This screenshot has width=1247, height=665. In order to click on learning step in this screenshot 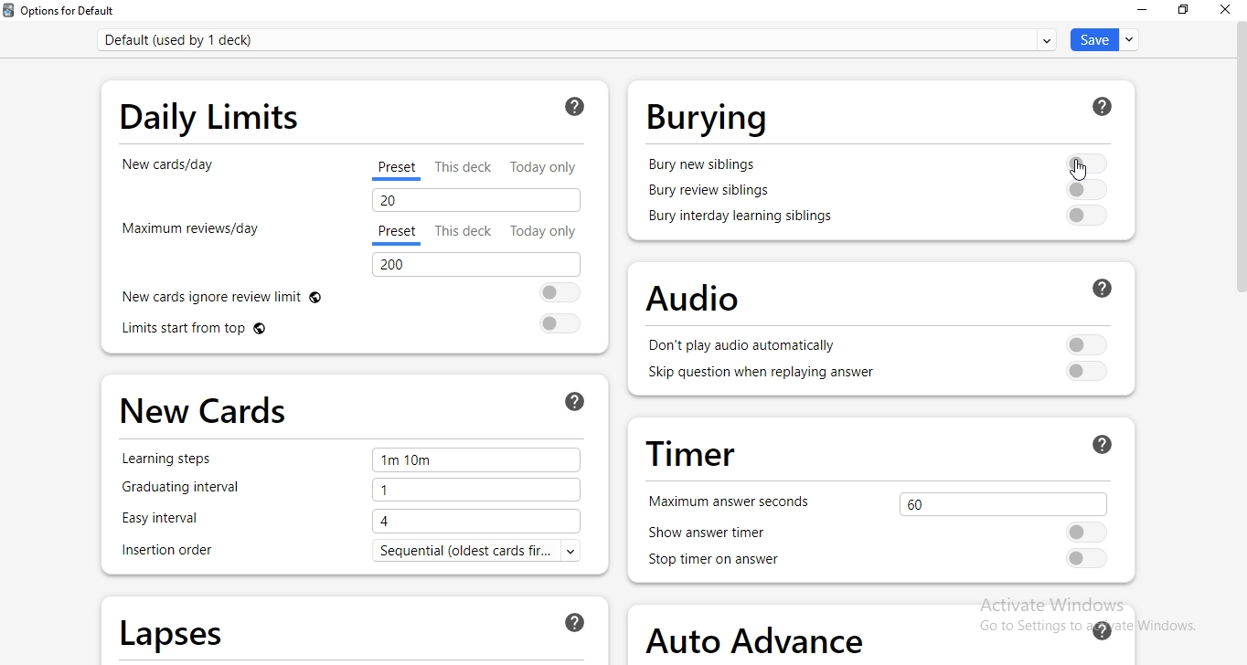, I will do `click(174, 459)`.